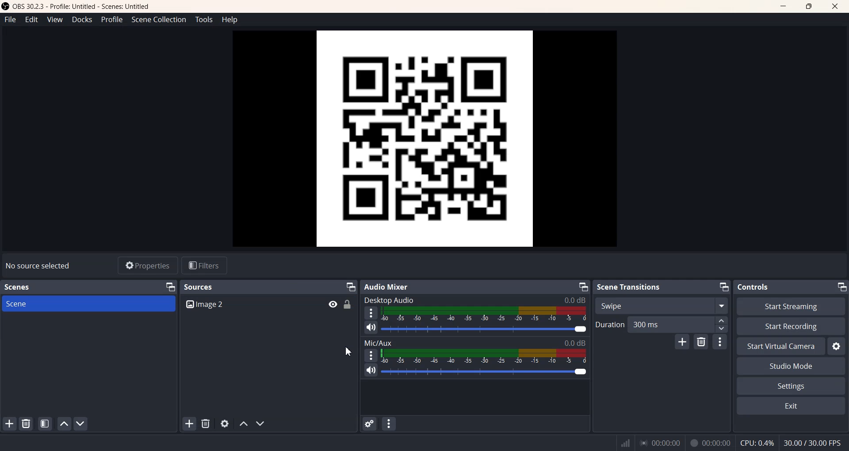 Image resolution: width=849 pixels, height=451 pixels. What do you see at coordinates (720, 341) in the screenshot?
I see `Transition properties` at bounding box center [720, 341].